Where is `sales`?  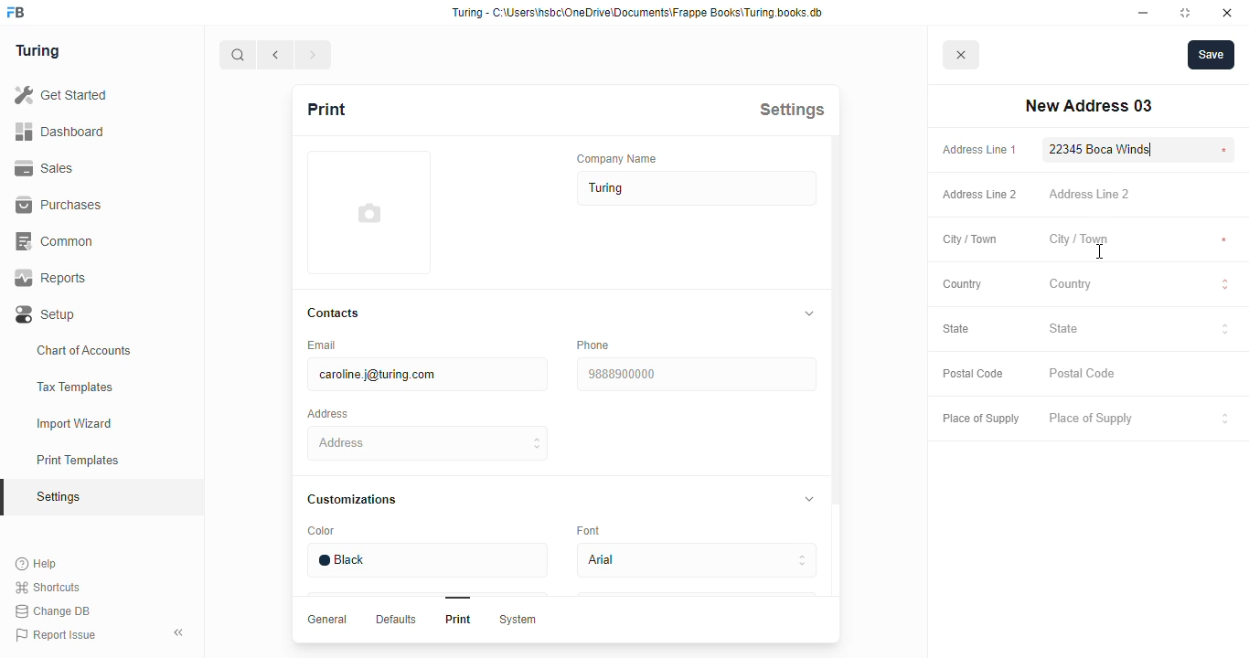
sales is located at coordinates (48, 168).